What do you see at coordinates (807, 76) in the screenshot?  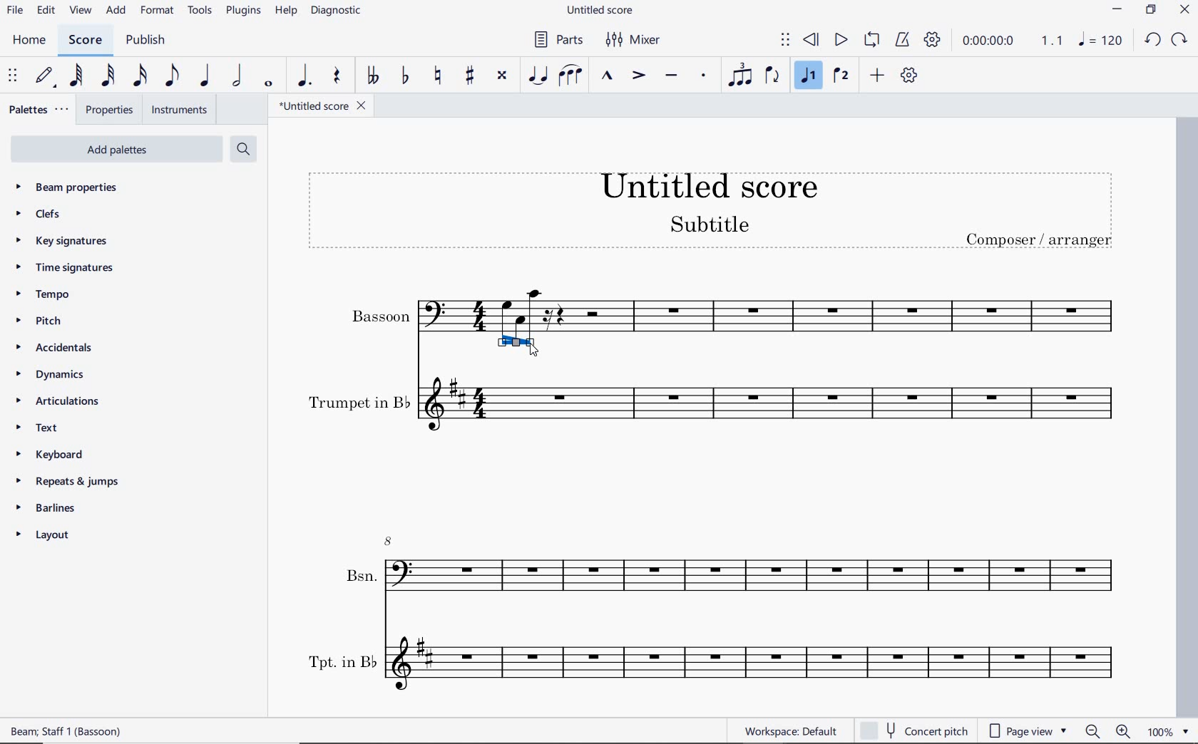 I see `voice 1` at bounding box center [807, 76].